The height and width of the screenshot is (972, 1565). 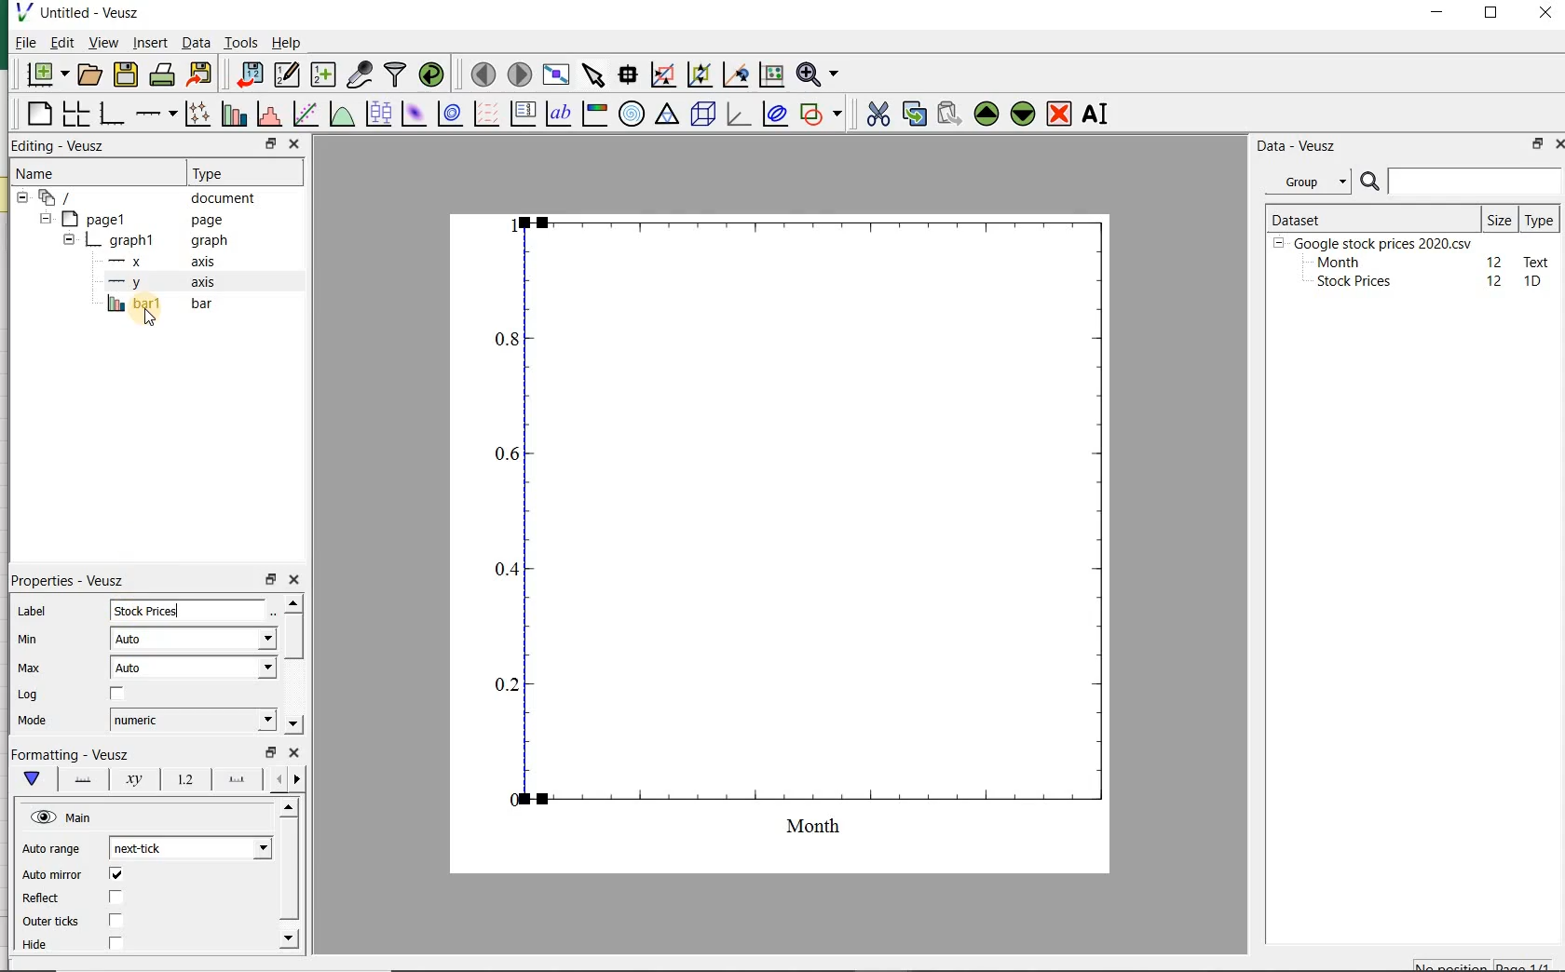 I want to click on check/uncheck, so click(x=116, y=920).